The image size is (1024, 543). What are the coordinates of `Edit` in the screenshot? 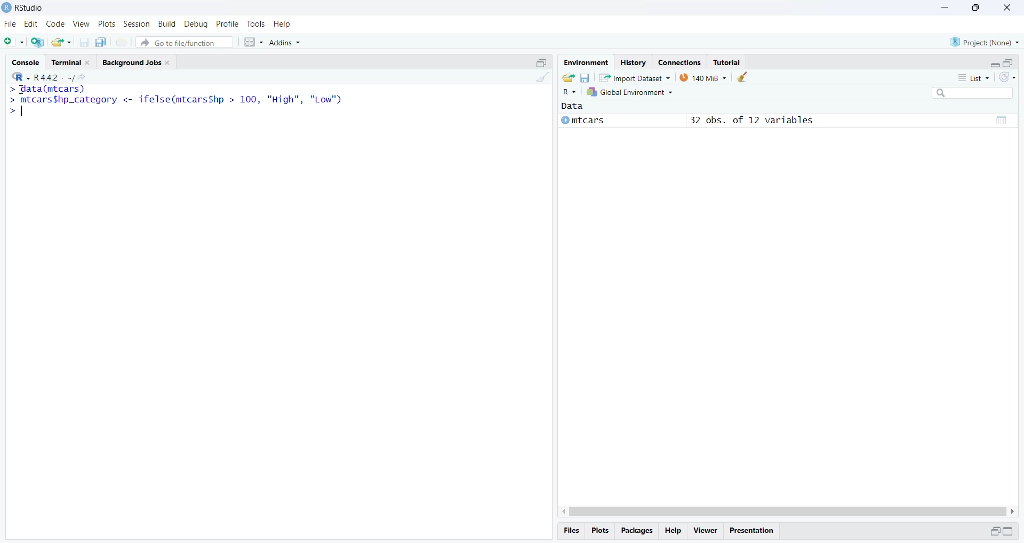 It's located at (31, 25).